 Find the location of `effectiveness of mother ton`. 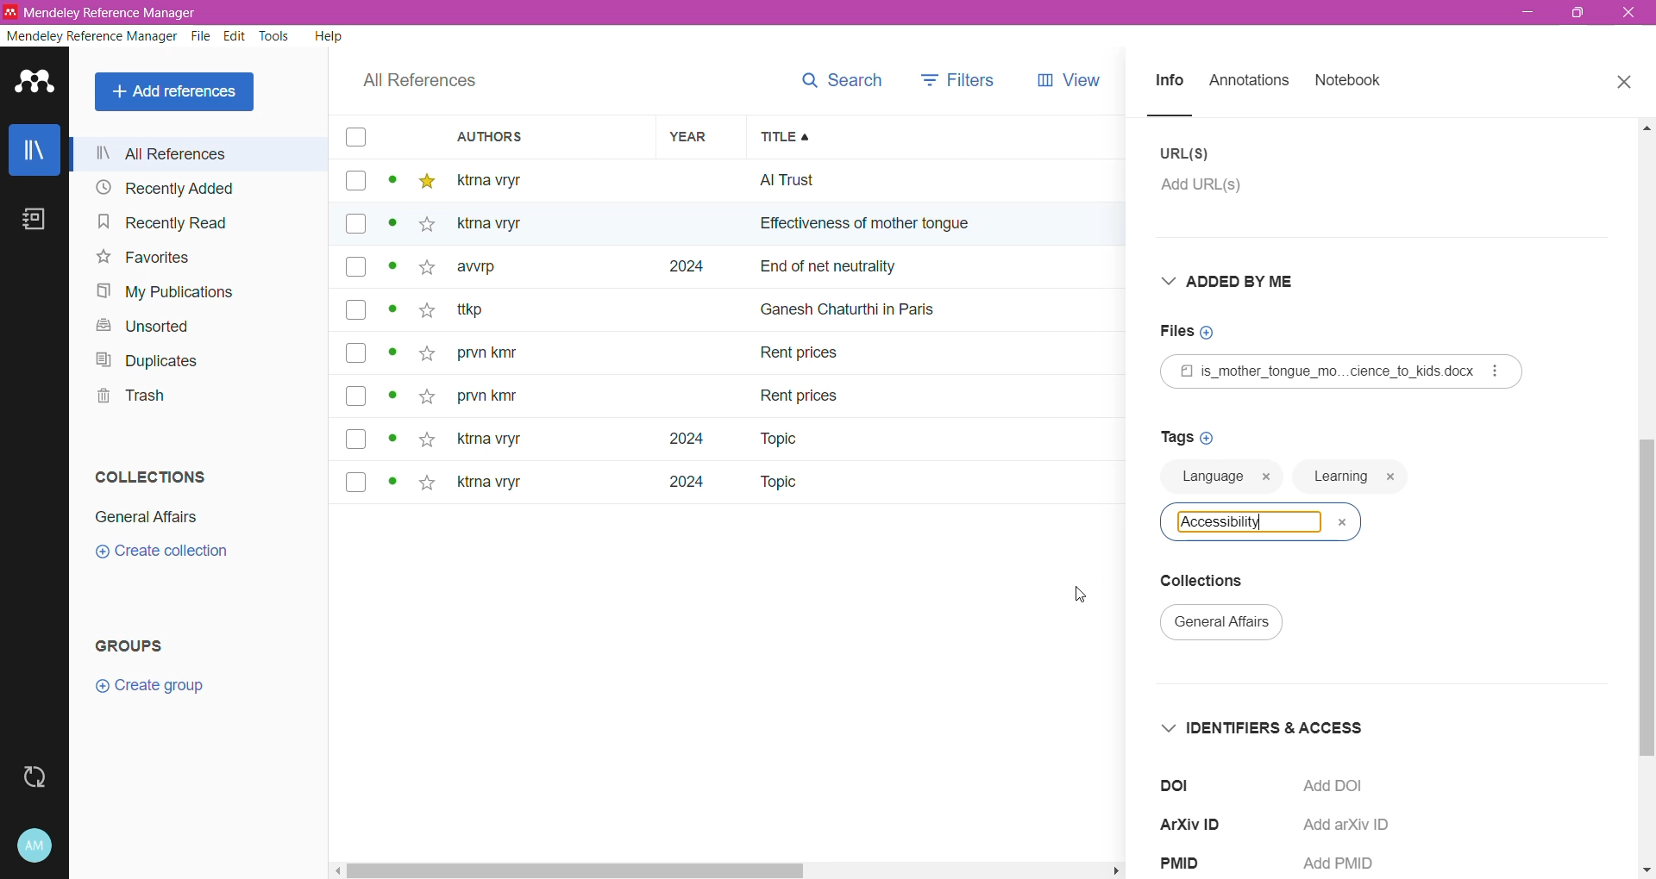

effectiveness of mother ton is located at coordinates (844, 228).